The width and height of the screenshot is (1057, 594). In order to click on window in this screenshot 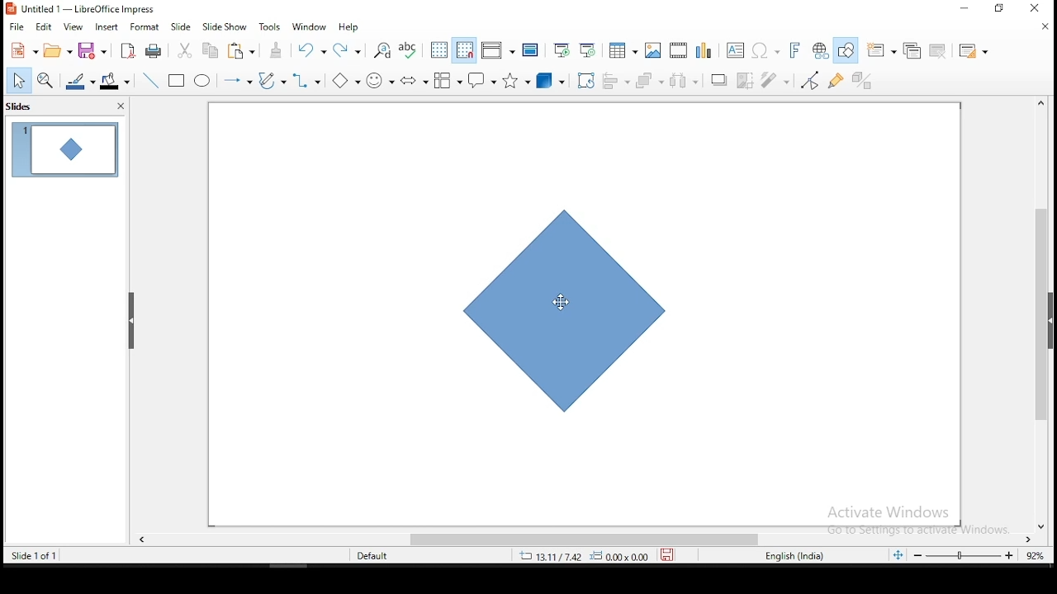, I will do `click(310, 26)`.